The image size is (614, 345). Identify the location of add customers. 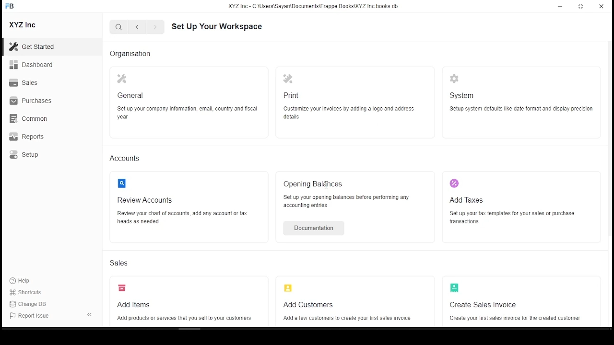
(310, 305).